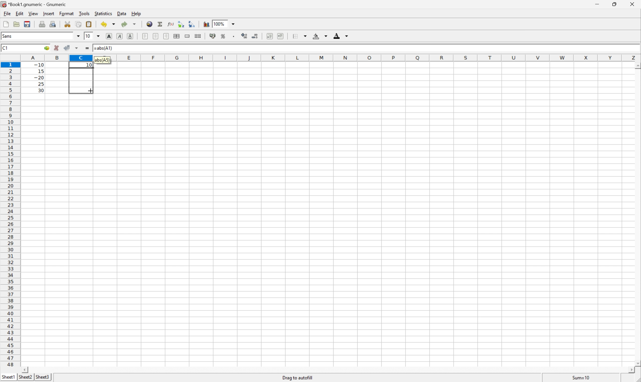 Image resolution: width=641 pixels, height=382 pixels. What do you see at coordinates (598, 4) in the screenshot?
I see `Minimize` at bounding box center [598, 4].